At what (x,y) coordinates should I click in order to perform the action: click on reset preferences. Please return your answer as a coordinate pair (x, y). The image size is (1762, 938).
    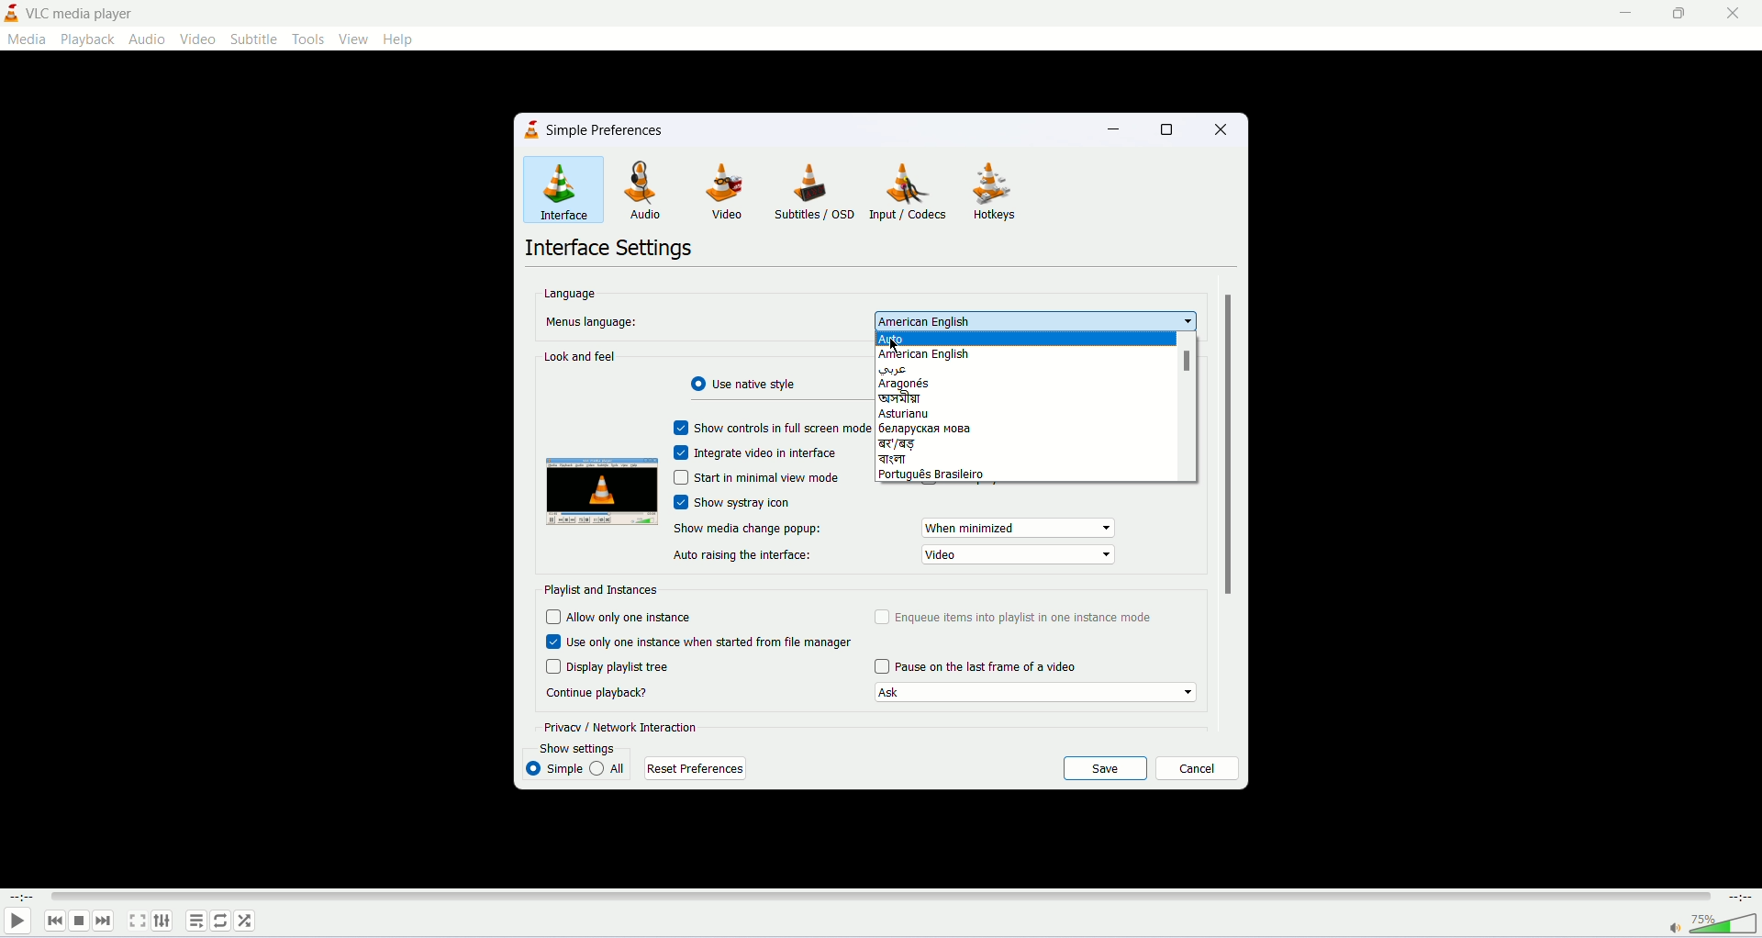
    Looking at the image, I should click on (694, 769).